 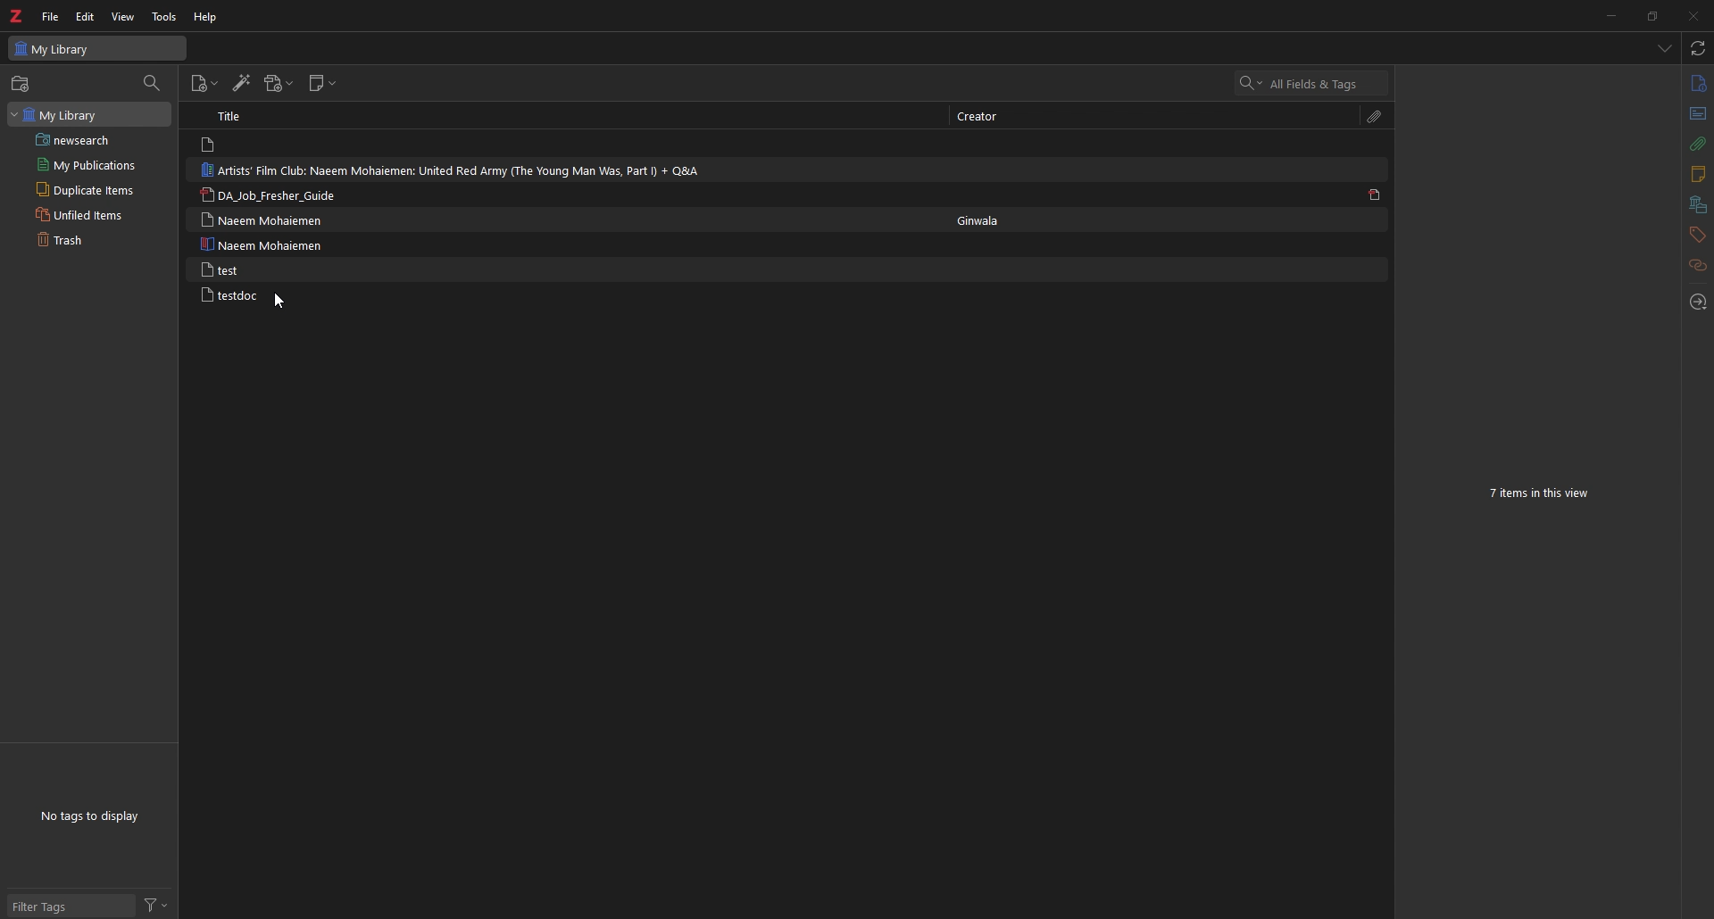 What do you see at coordinates (1312, 82) in the screenshot?
I see `search` at bounding box center [1312, 82].